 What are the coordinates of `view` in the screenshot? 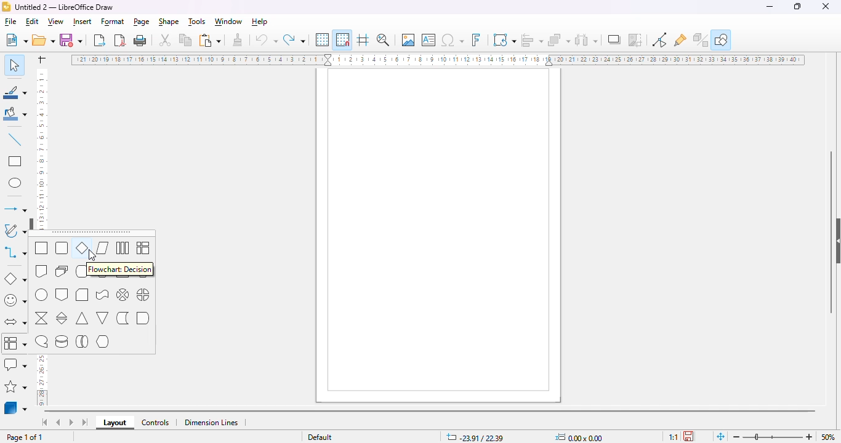 It's located at (55, 22).